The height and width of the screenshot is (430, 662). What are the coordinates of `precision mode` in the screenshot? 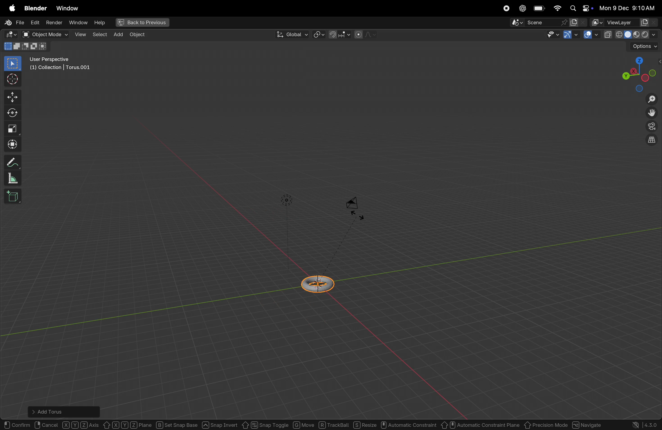 It's located at (546, 424).